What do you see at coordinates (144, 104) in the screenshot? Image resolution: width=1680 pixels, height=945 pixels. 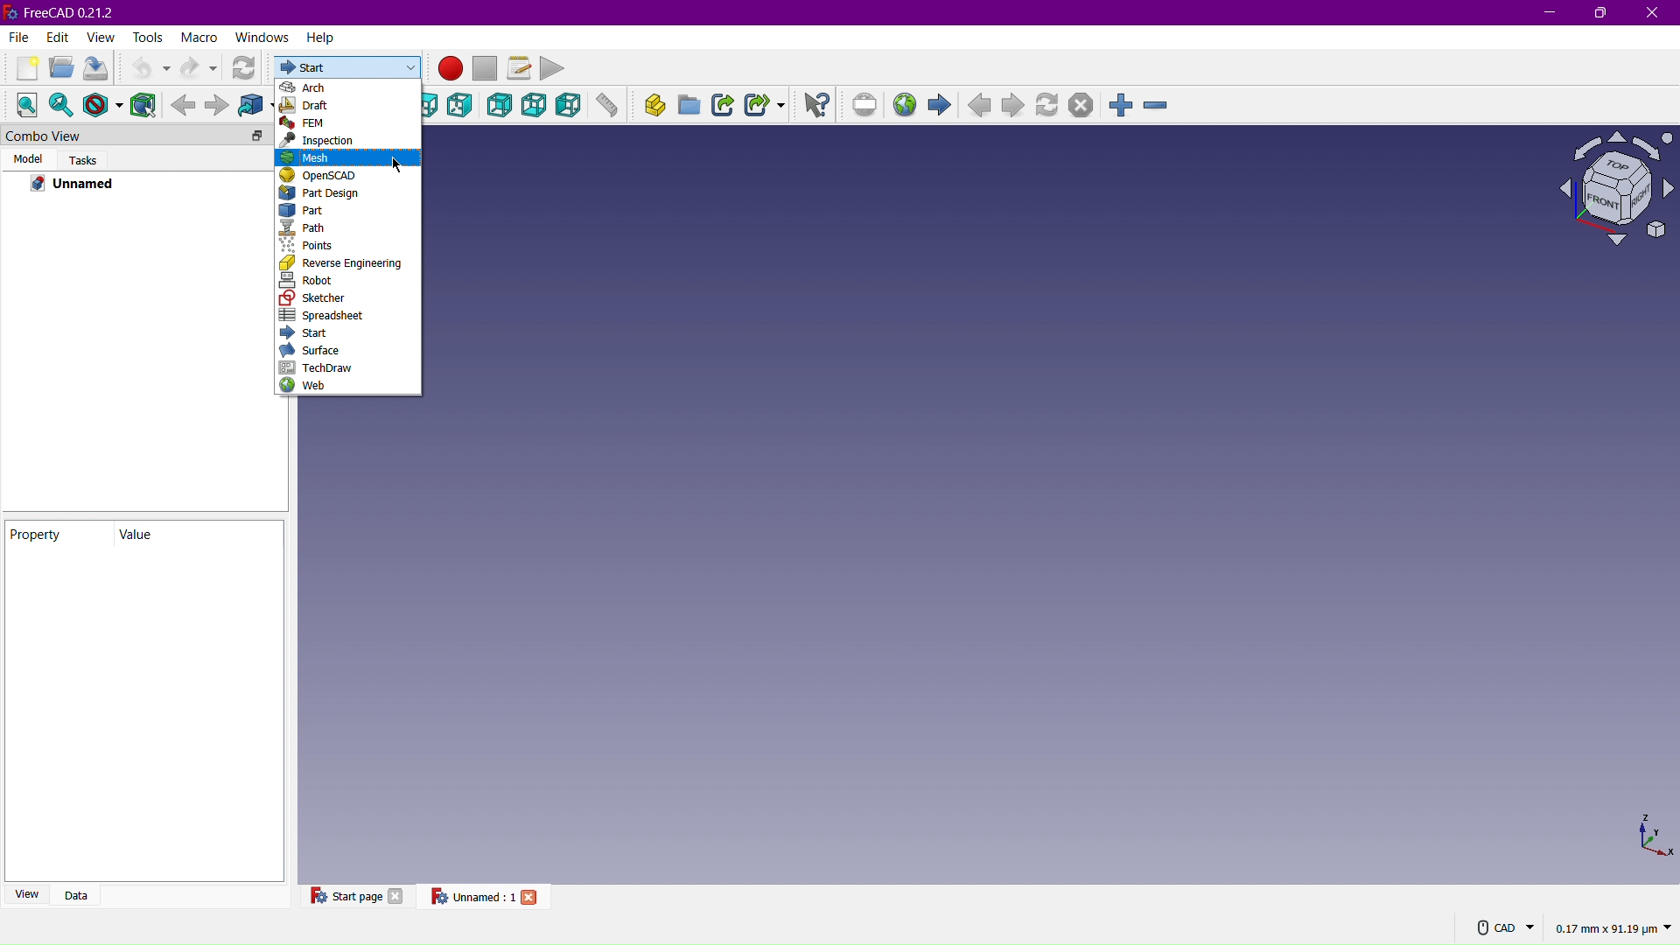 I see `Bounding Box` at bounding box center [144, 104].